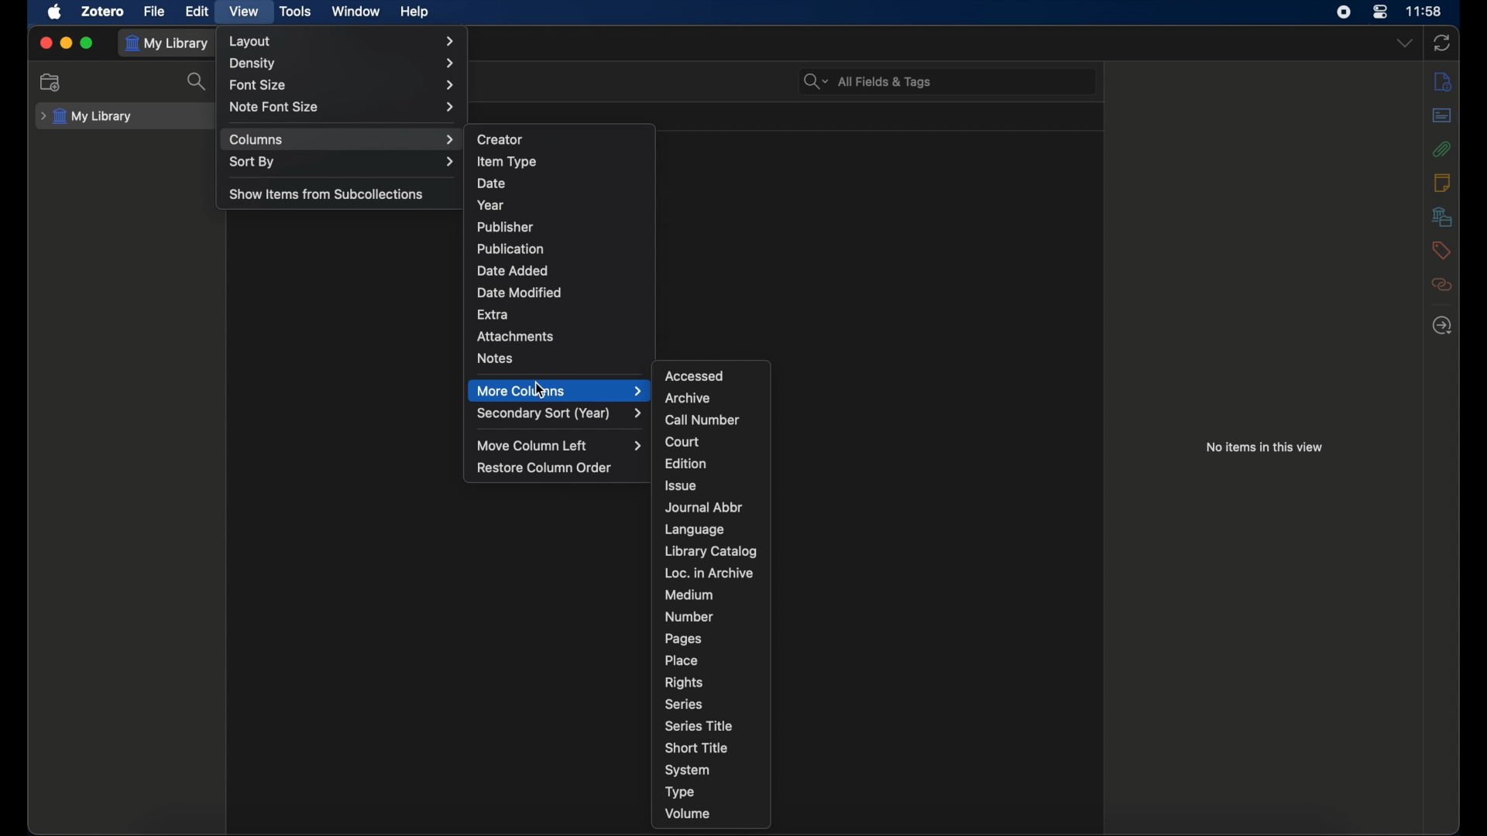  Describe the element at coordinates (683, 682) in the screenshot. I see `rights` at that location.